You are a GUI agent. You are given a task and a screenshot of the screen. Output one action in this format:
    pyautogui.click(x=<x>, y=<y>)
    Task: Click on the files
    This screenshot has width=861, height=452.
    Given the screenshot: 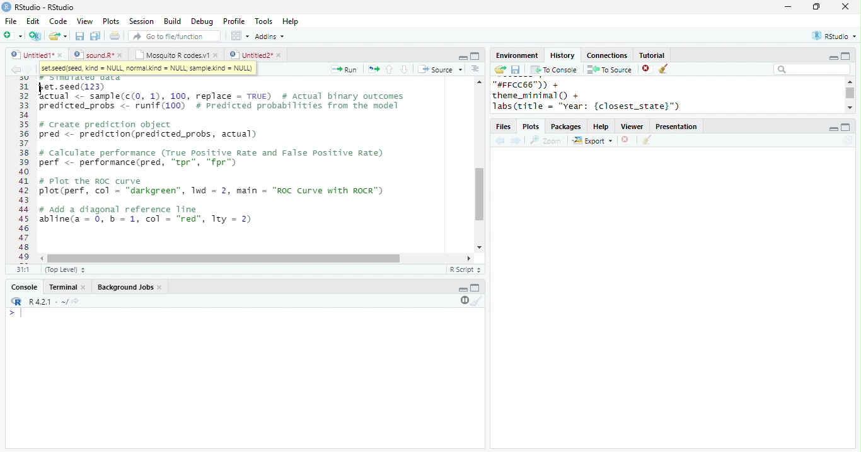 What is the action you would take?
    pyautogui.click(x=504, y=127)
    